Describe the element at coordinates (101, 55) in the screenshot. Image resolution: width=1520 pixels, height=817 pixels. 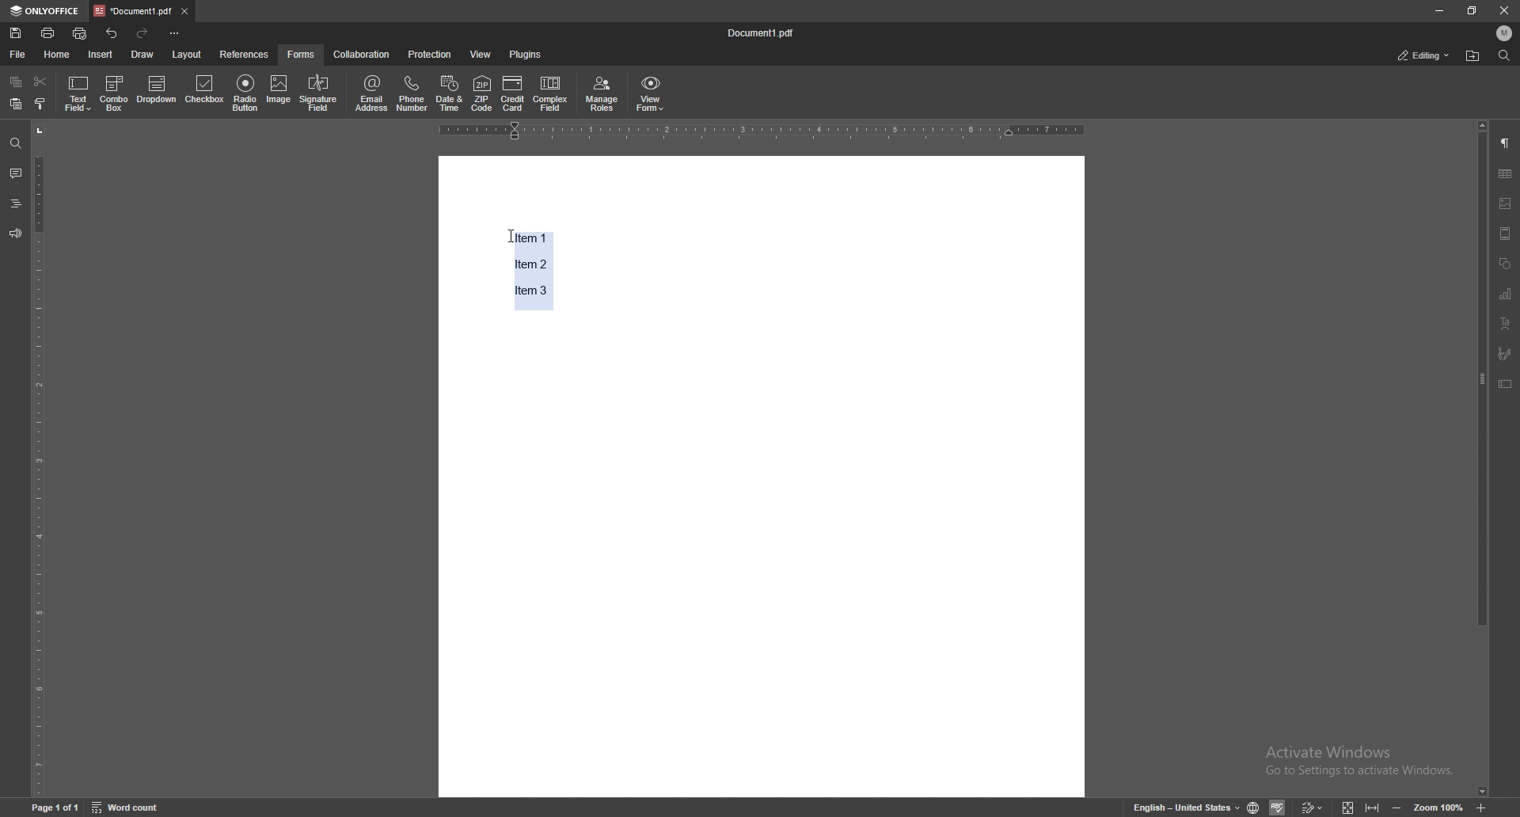
I see `insert` at that location.